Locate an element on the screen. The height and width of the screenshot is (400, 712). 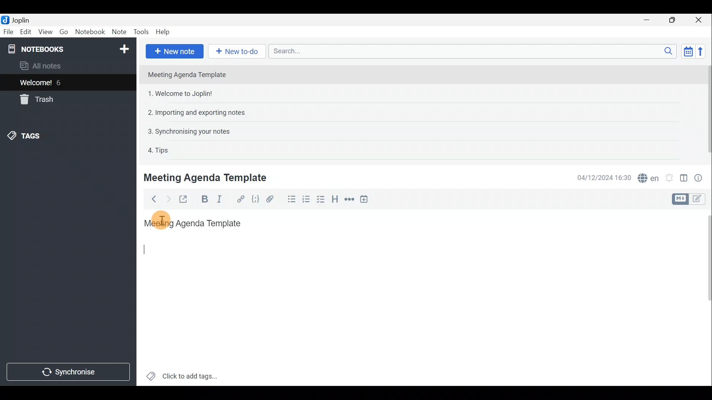
Synchronise is located at coordinates (67, 373).